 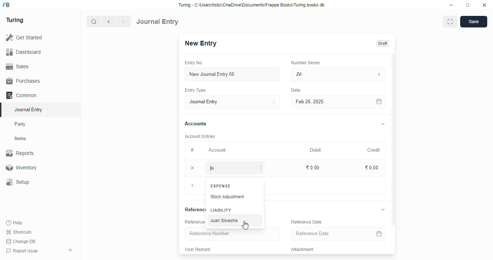 What do you see at coordinates (23, 81) in the screenshot?
I see `purchases` at bounding box center [23, 81].